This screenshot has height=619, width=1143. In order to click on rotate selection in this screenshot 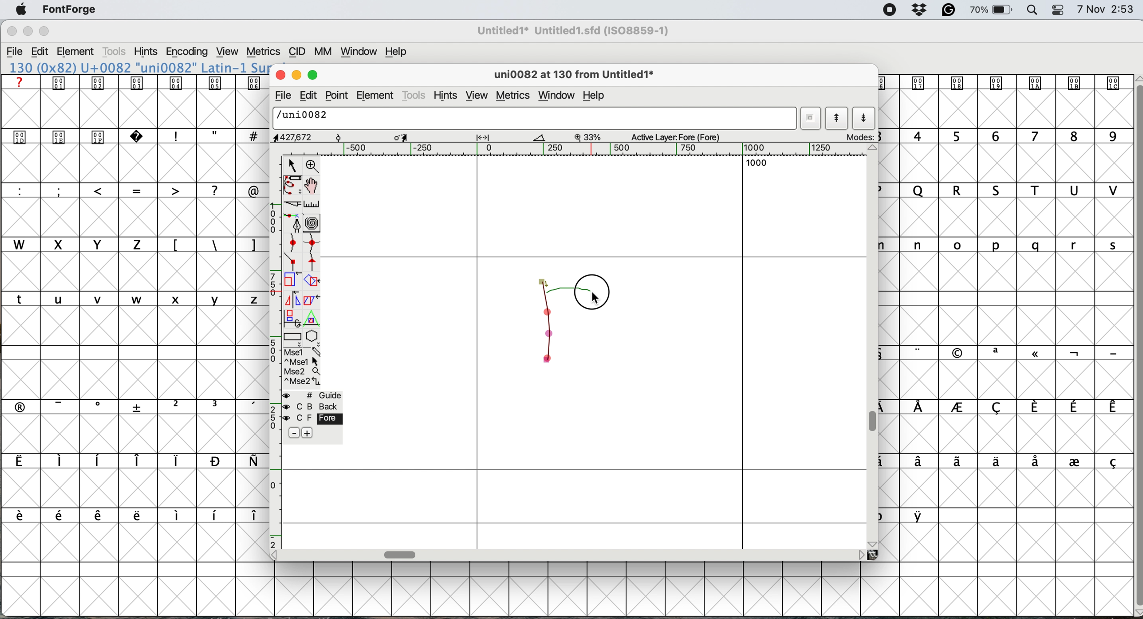, I will do `click(313, 281)`.